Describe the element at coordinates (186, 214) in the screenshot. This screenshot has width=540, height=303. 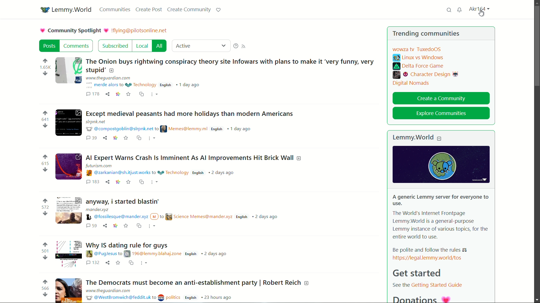
I see `post details` at that location.